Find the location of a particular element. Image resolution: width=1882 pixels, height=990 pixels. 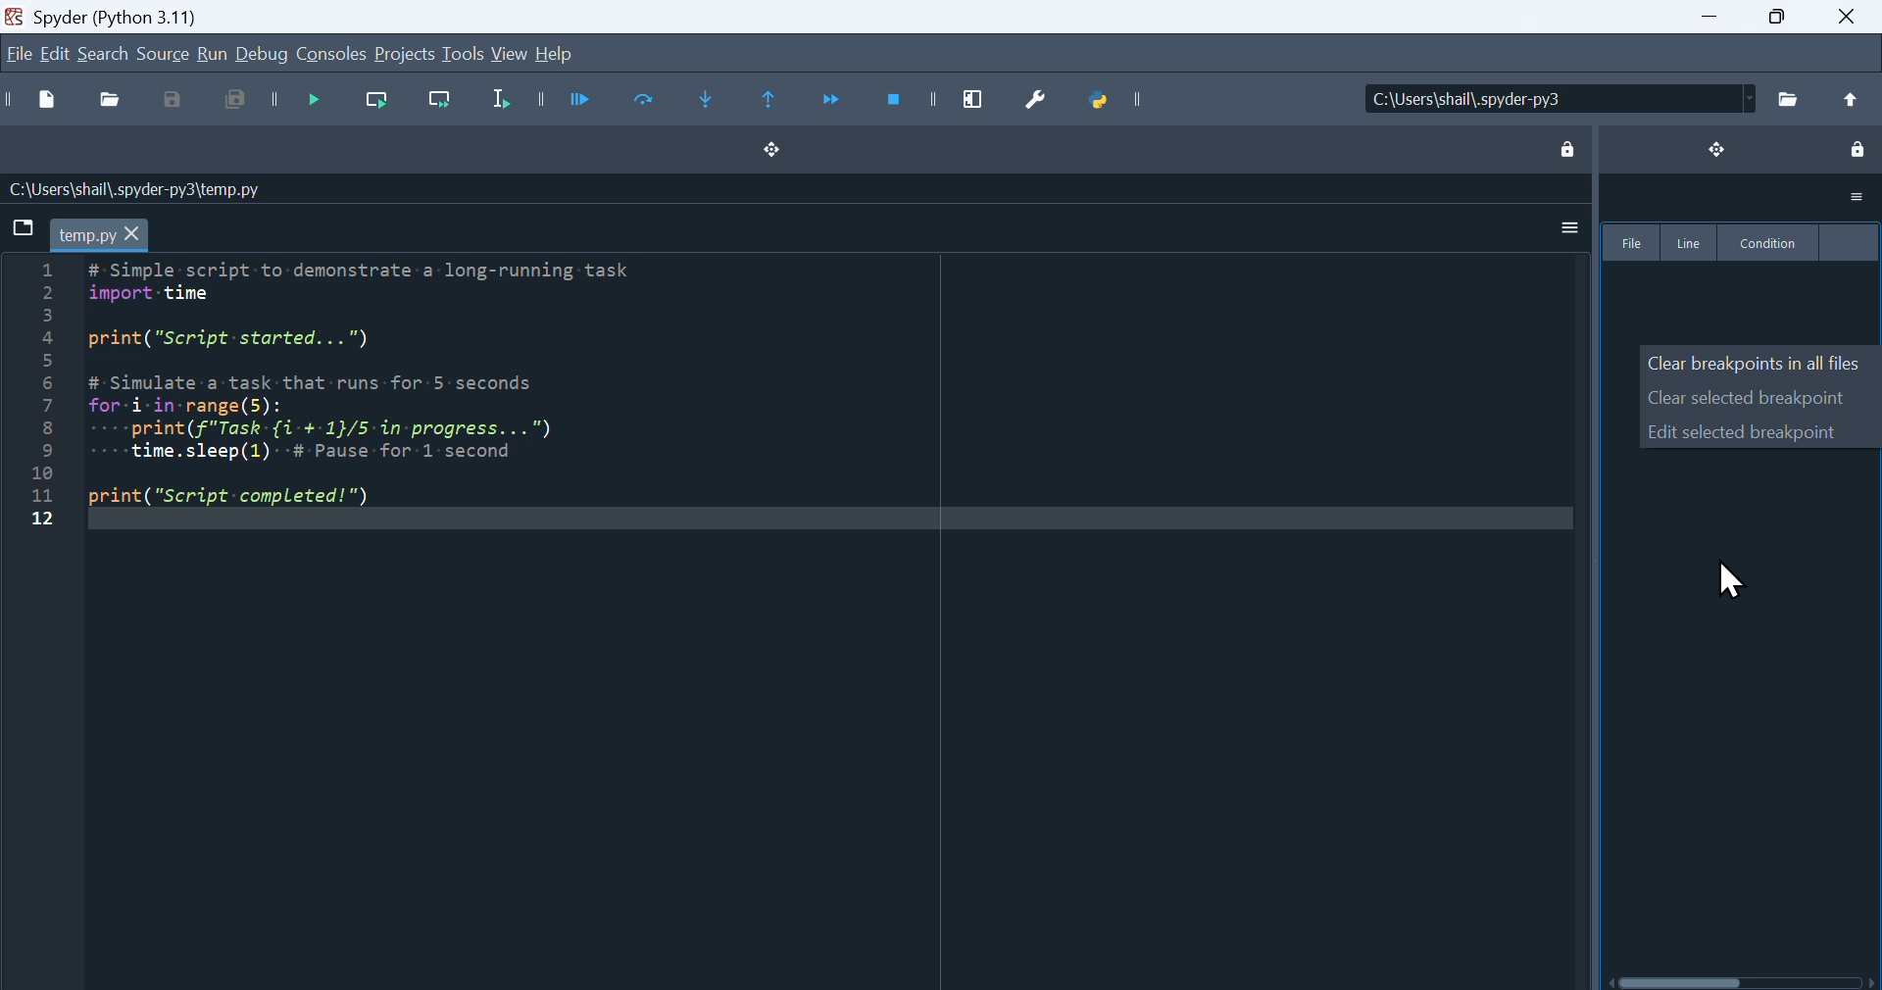

Debug is located at coordinates (263, 53).